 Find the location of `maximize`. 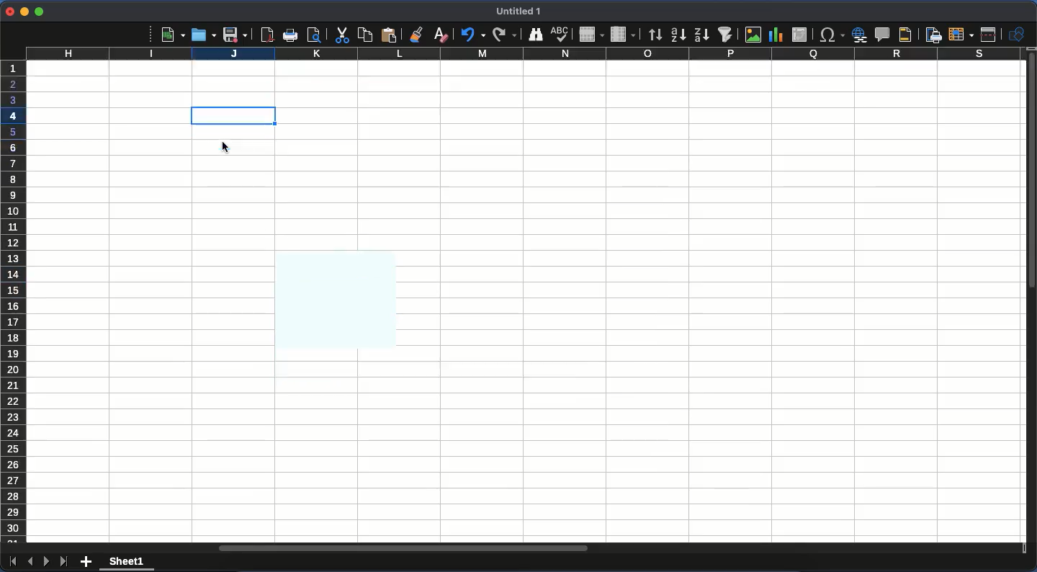

maximize is located at coordinates (37, 12).